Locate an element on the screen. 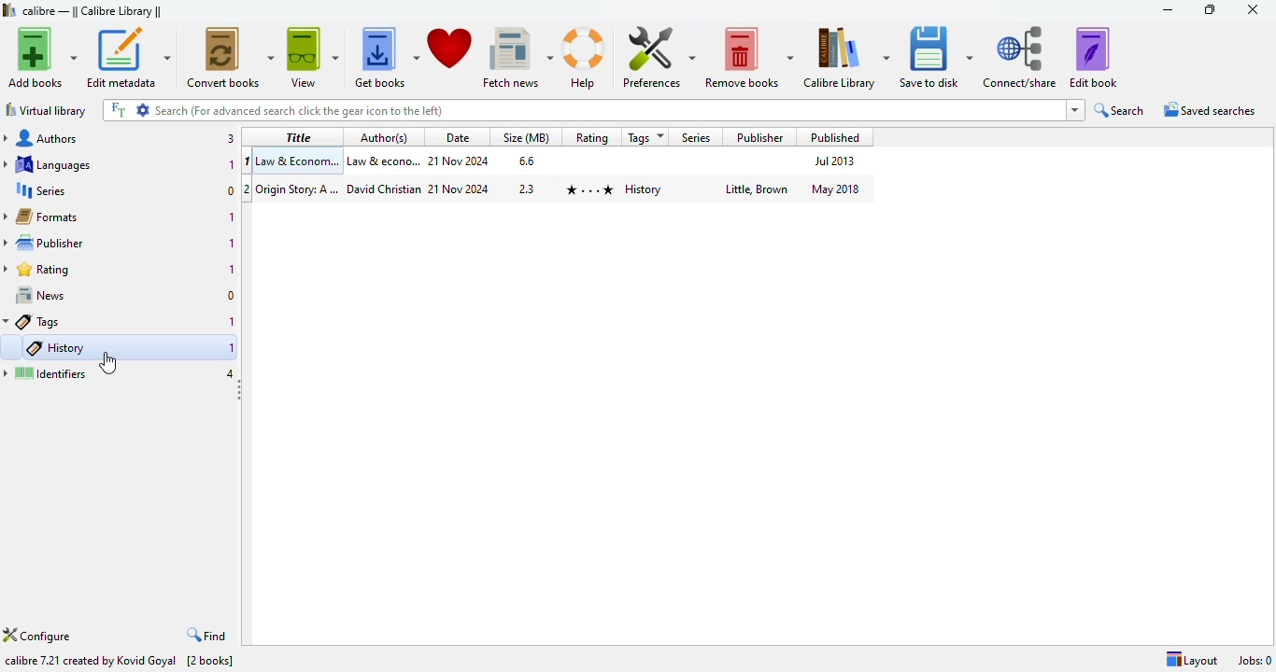 Image resolution: width=1276 pixels, height=672 pixels. 1 is located at coordinates (234, 244).